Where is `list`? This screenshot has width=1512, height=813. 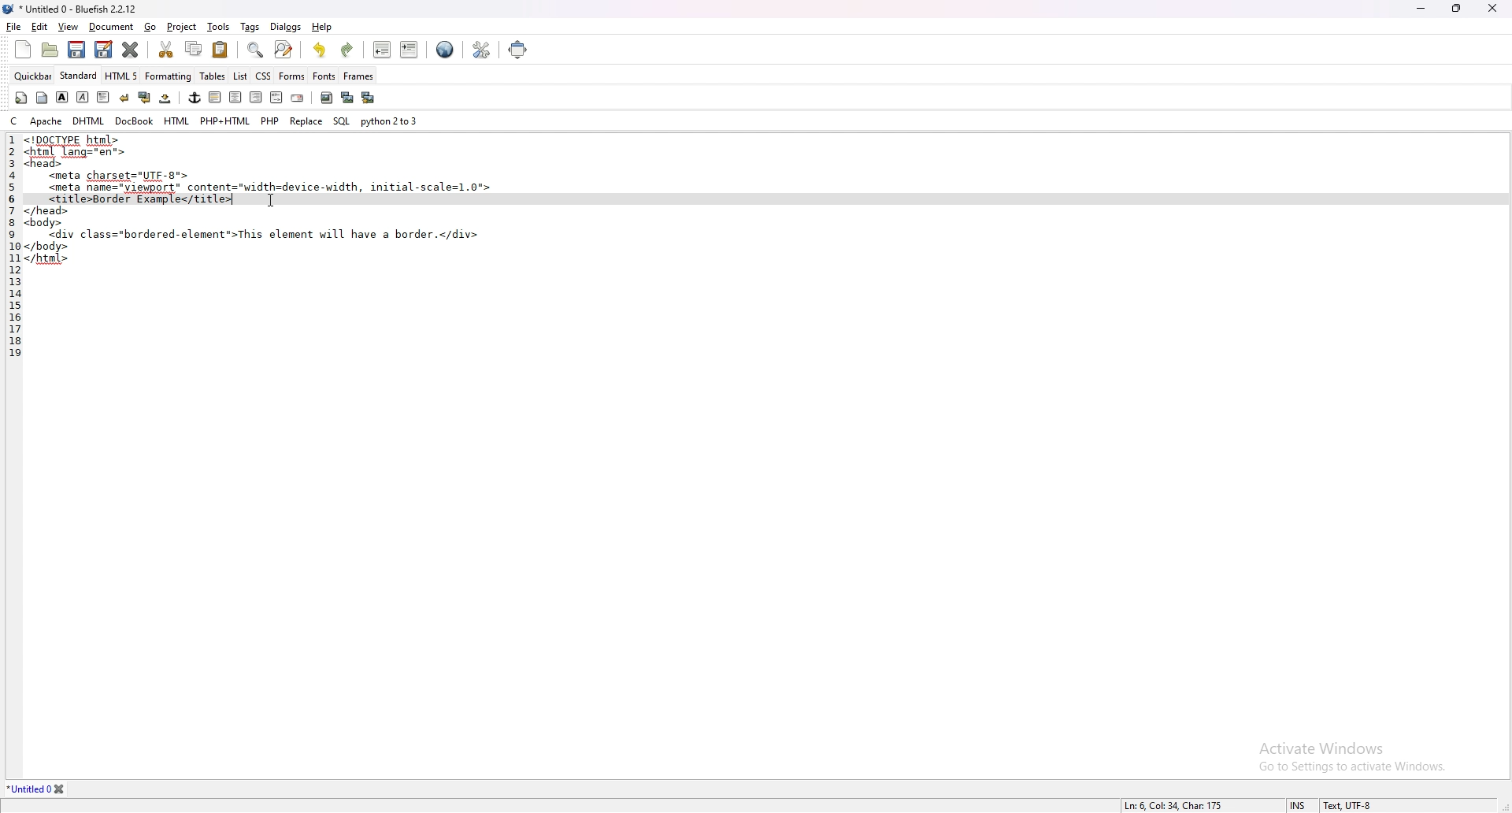 list is located at coordinates (240, 76).